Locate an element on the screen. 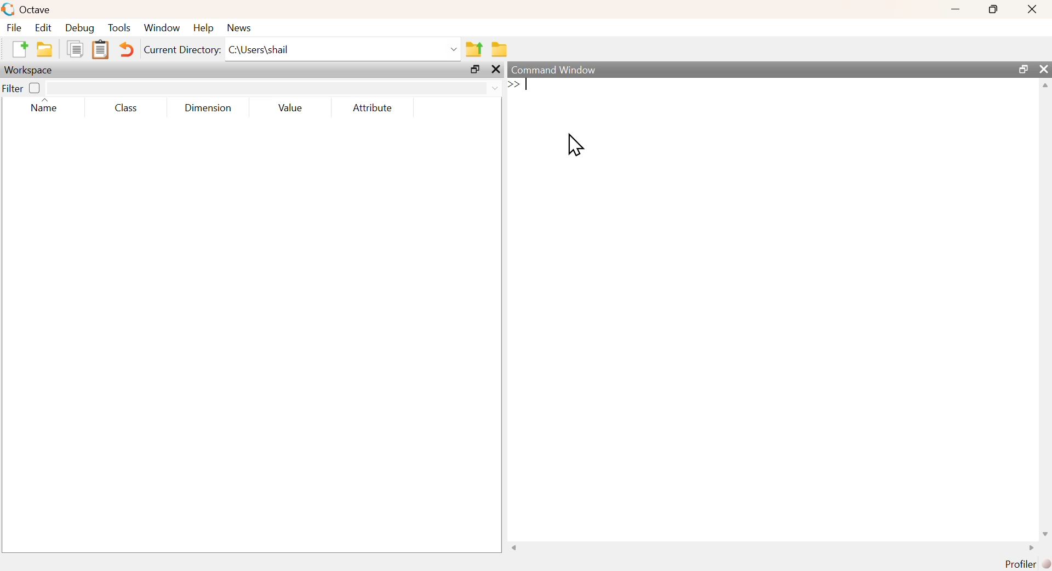 This screenshot has width=1052, height=571. File is located at coordinates (14, 27).